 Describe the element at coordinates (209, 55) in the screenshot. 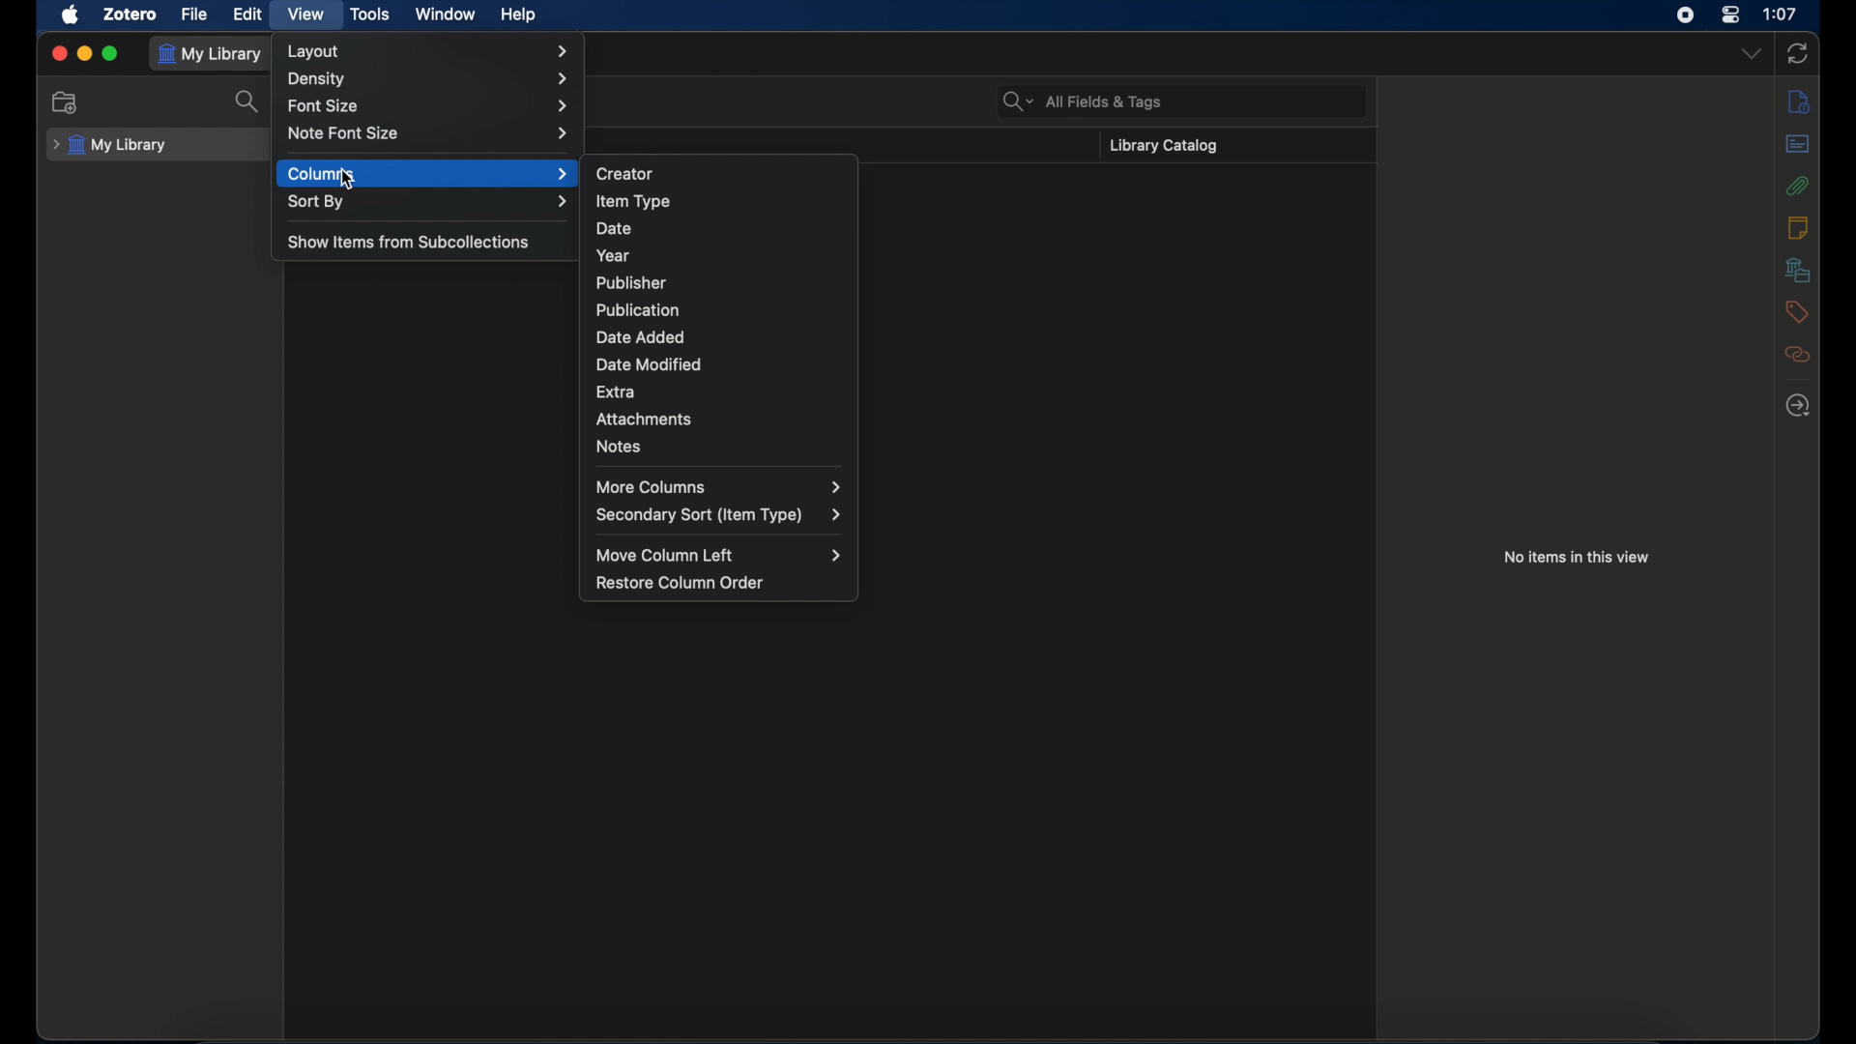

I see `my library` at that location.